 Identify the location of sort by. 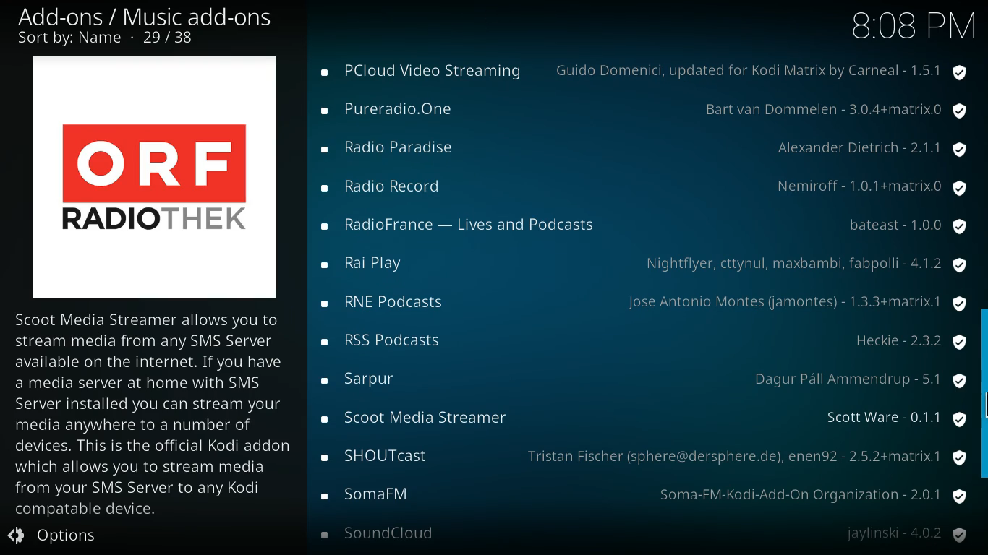
(111, 39).